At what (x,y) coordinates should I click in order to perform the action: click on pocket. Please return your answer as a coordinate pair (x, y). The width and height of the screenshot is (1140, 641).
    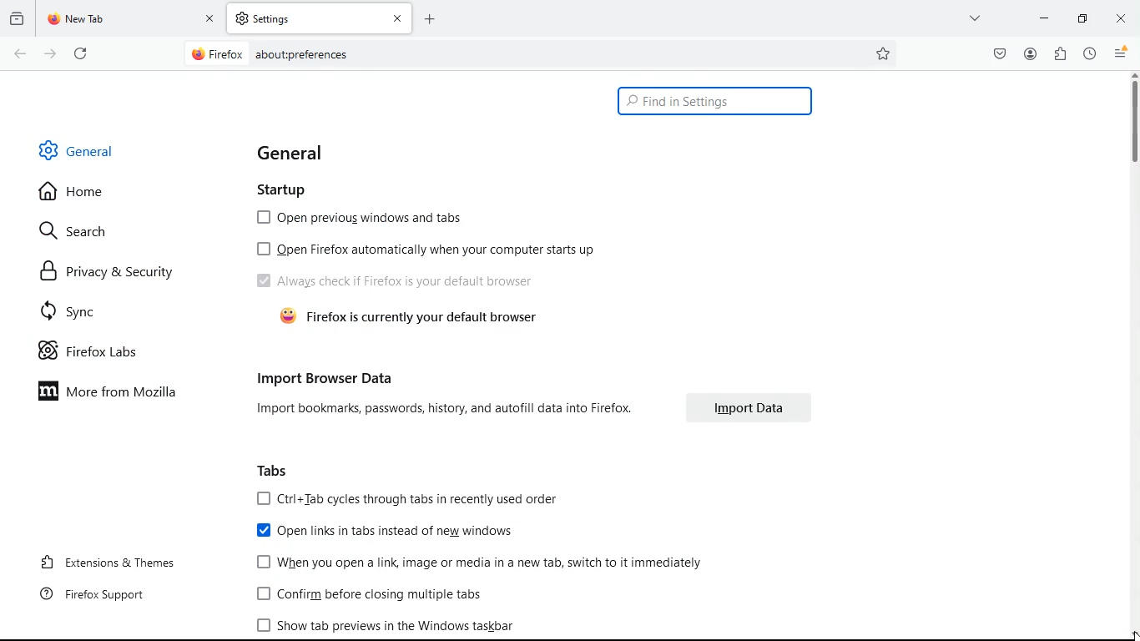
    Looking at the image, I should click on (996, 54).